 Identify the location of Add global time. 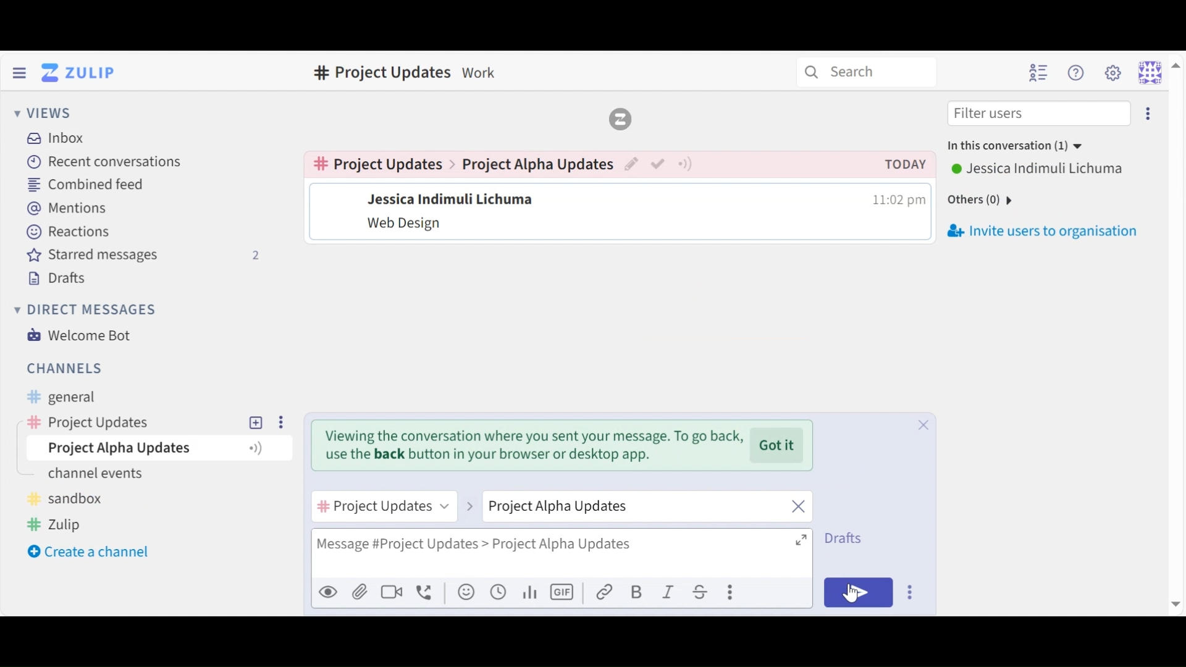
(498, 592).